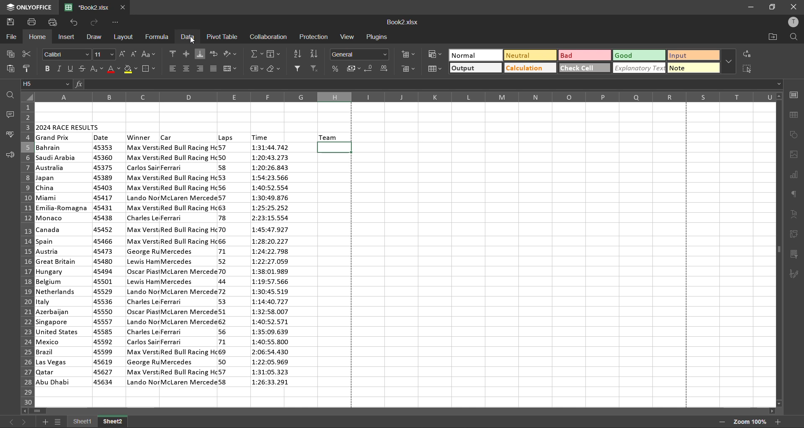  What do you see at coordinates (299, 54) in the screenshot?
I see `sort ascending` at bounding box center [299, 54].